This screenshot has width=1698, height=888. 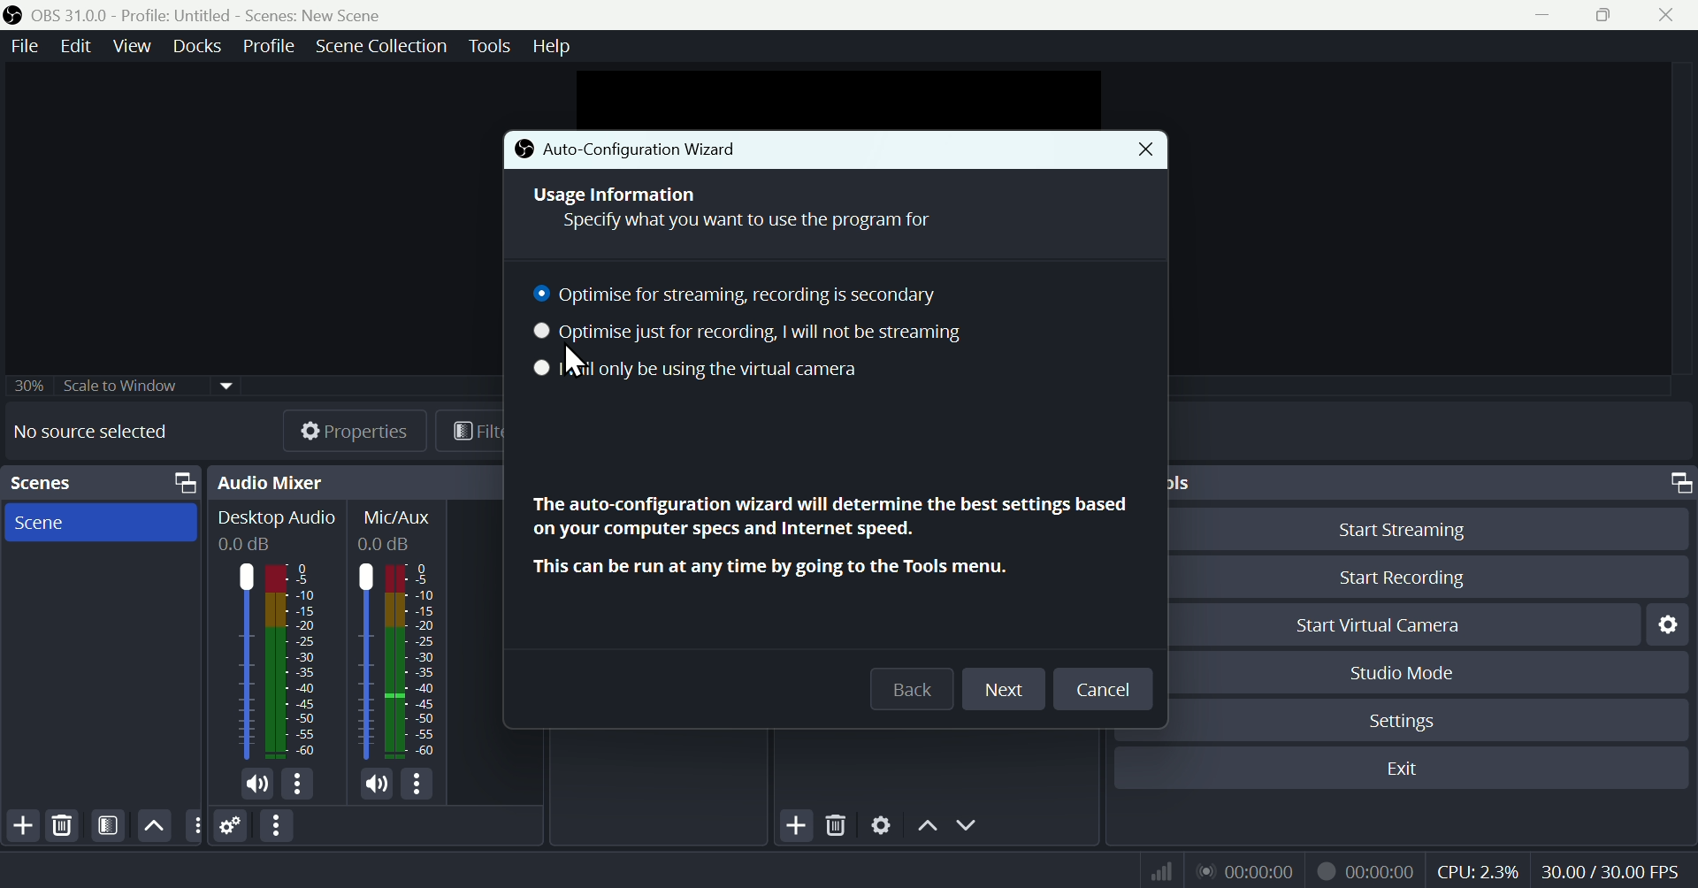 I want to click on Video recorder, so click(x=1365, y=869).